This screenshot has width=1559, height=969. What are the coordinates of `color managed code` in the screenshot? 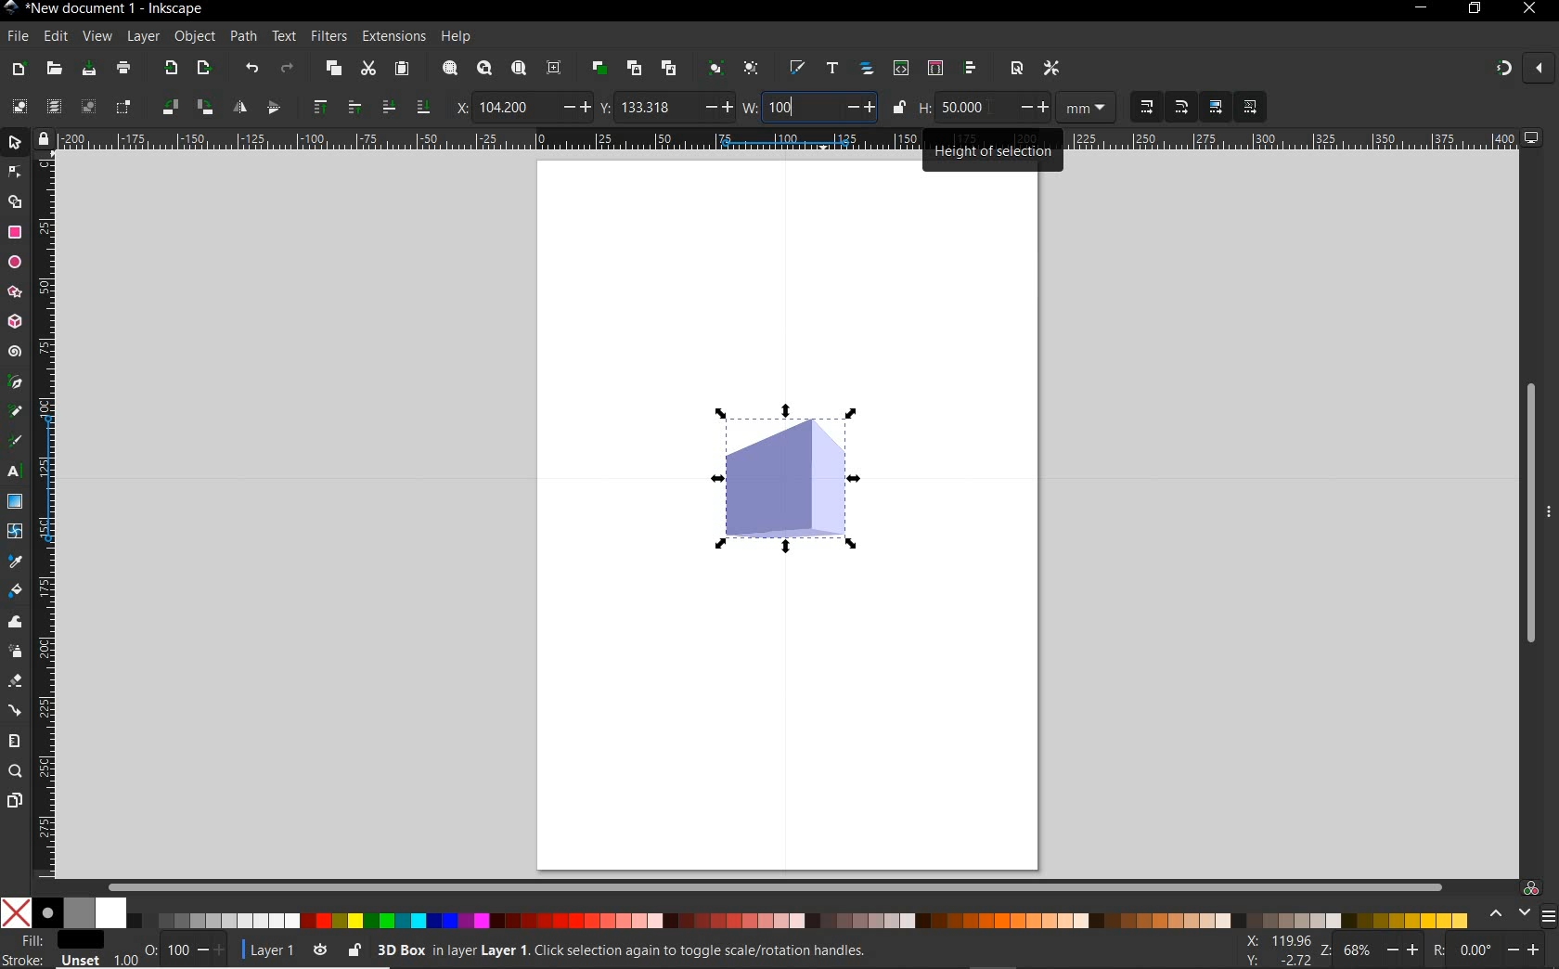 It's located at (1531, 889).